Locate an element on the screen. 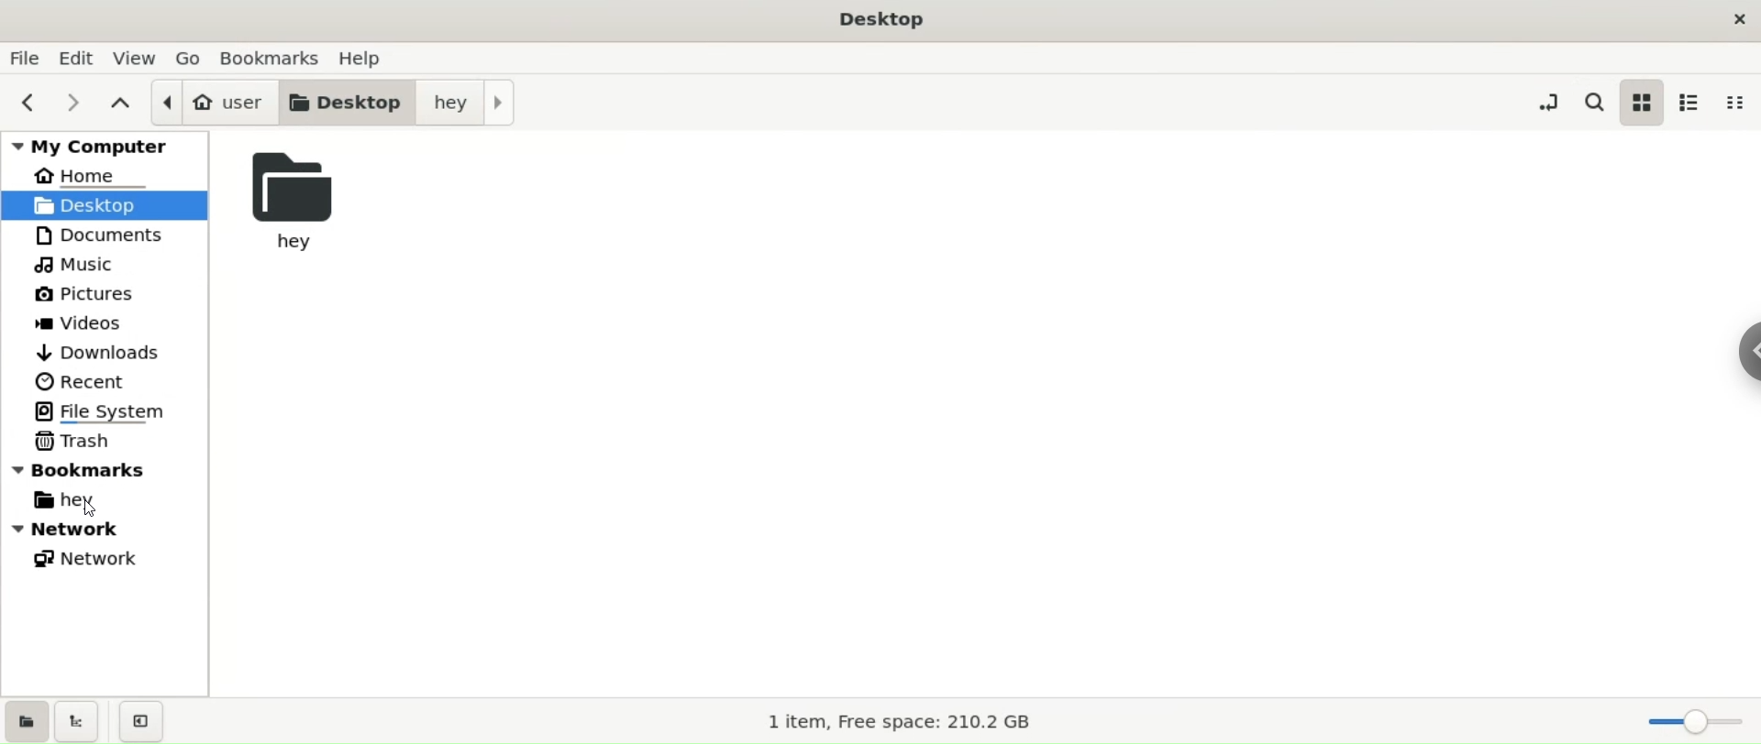 The image size is (1761, 744). chrome options is located at coordinates (1745, 353).